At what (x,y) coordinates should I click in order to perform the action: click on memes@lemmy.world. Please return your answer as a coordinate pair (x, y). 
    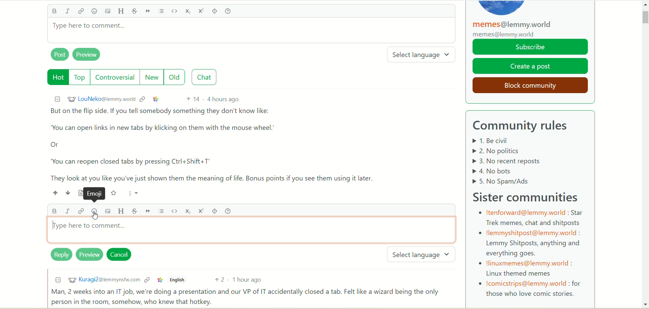
    Looking at the image, I should click on (514, 29).